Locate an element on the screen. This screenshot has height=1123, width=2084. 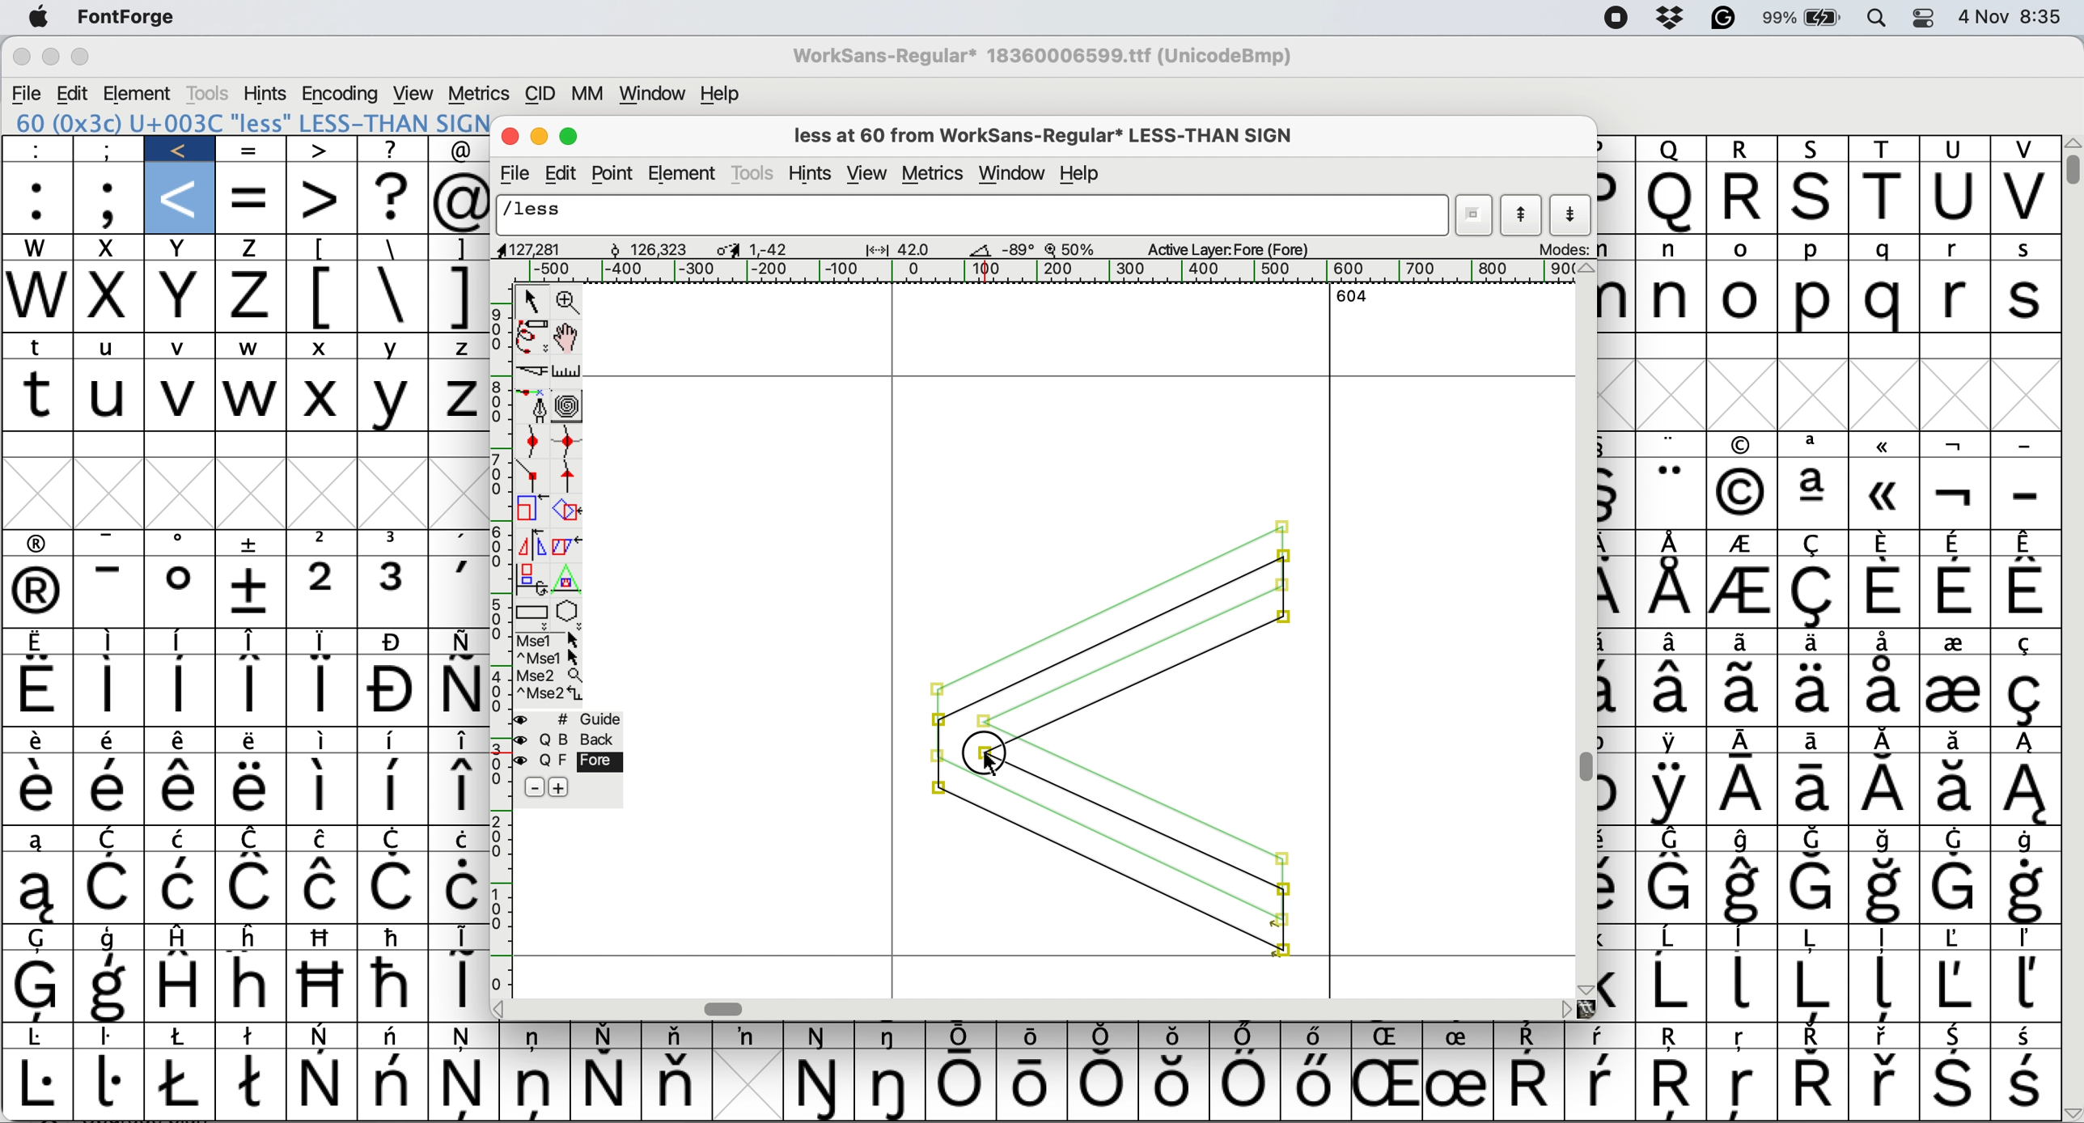
] is located at coordinates (455, 295).